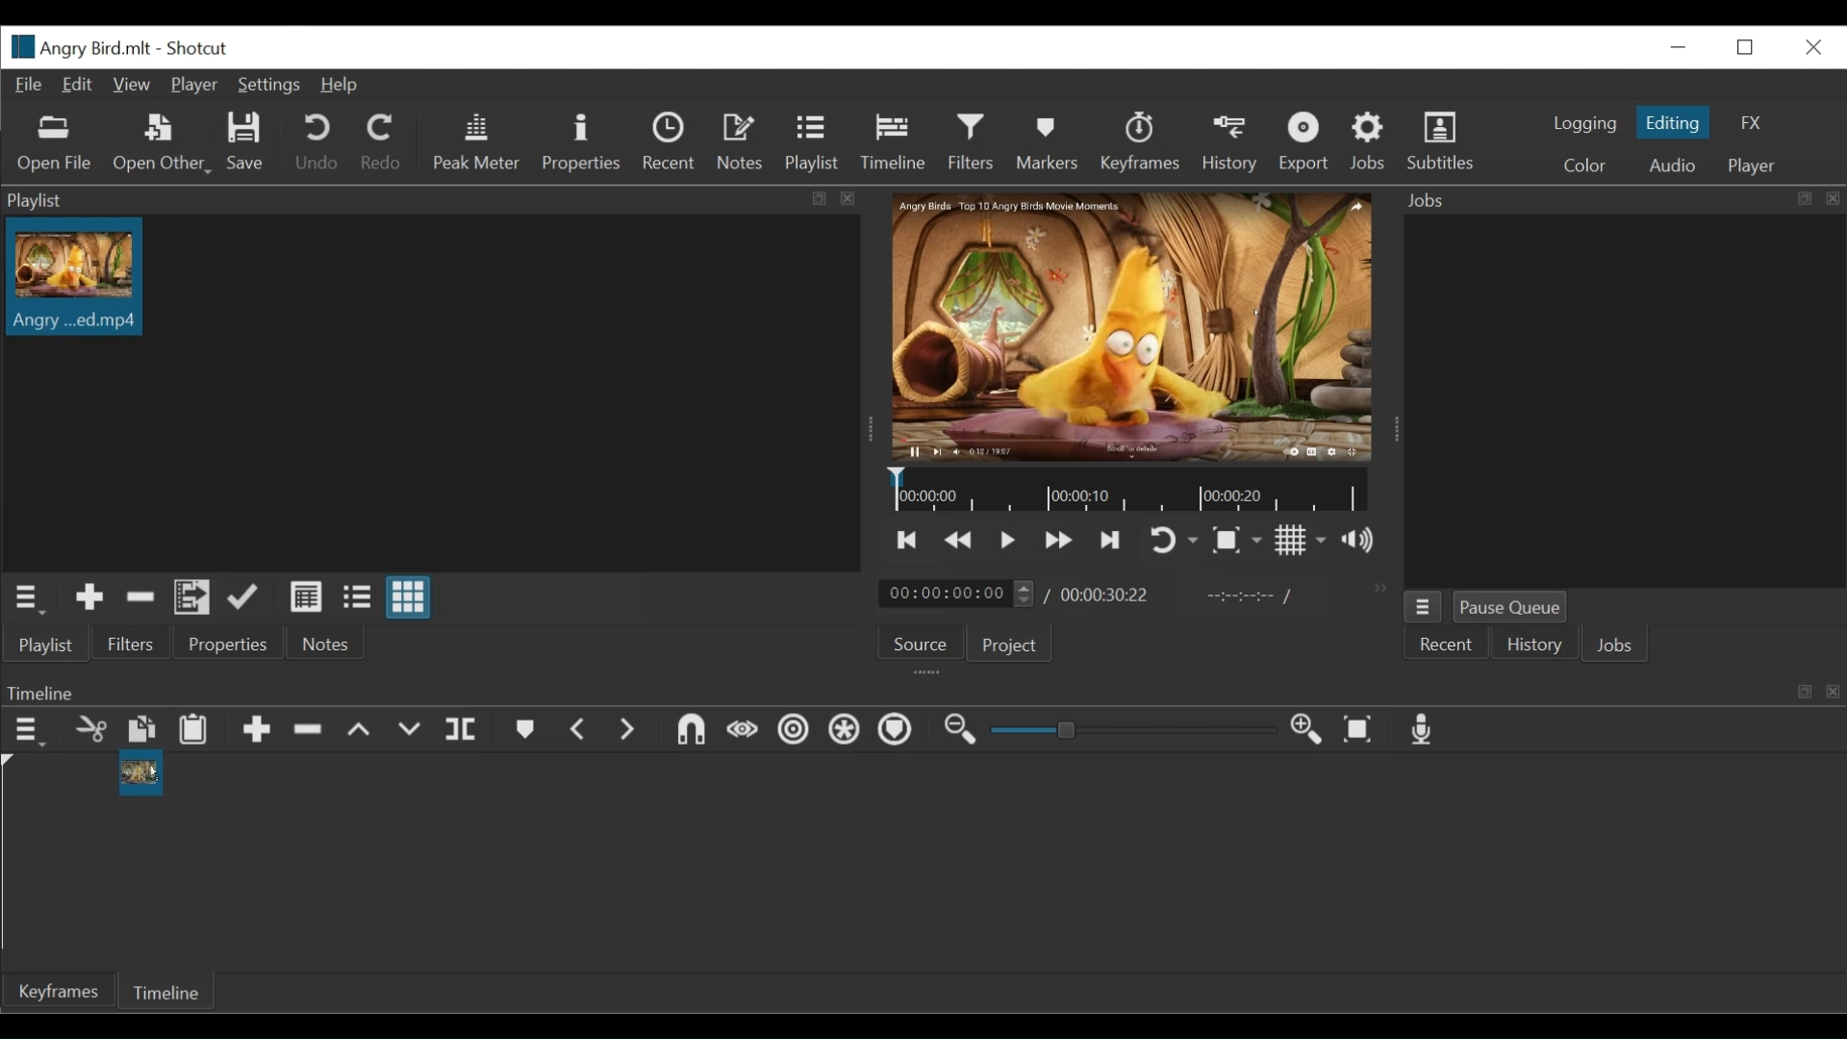  What do you see at coordinates (1044, 141) in the screenshot?
I see `Markers` at bounding box center [1044, 141].